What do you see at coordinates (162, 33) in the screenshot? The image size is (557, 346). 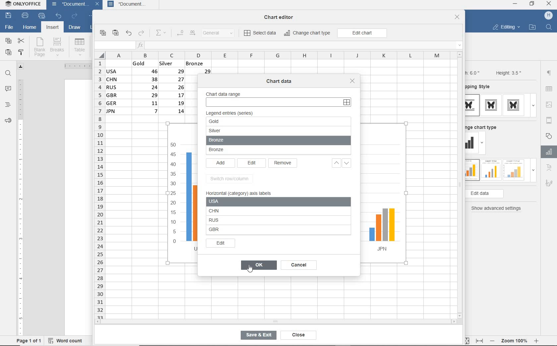 I see `summation` at bounding box center [162, 33].